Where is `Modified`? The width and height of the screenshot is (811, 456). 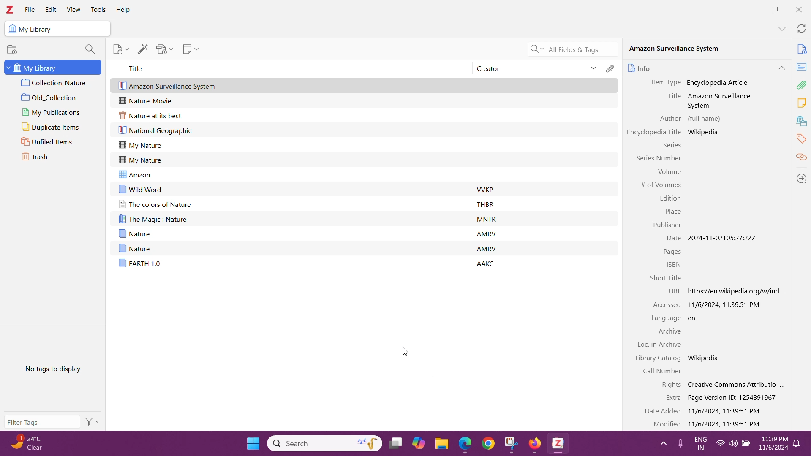 Modified is located at coordinates (666, 424).